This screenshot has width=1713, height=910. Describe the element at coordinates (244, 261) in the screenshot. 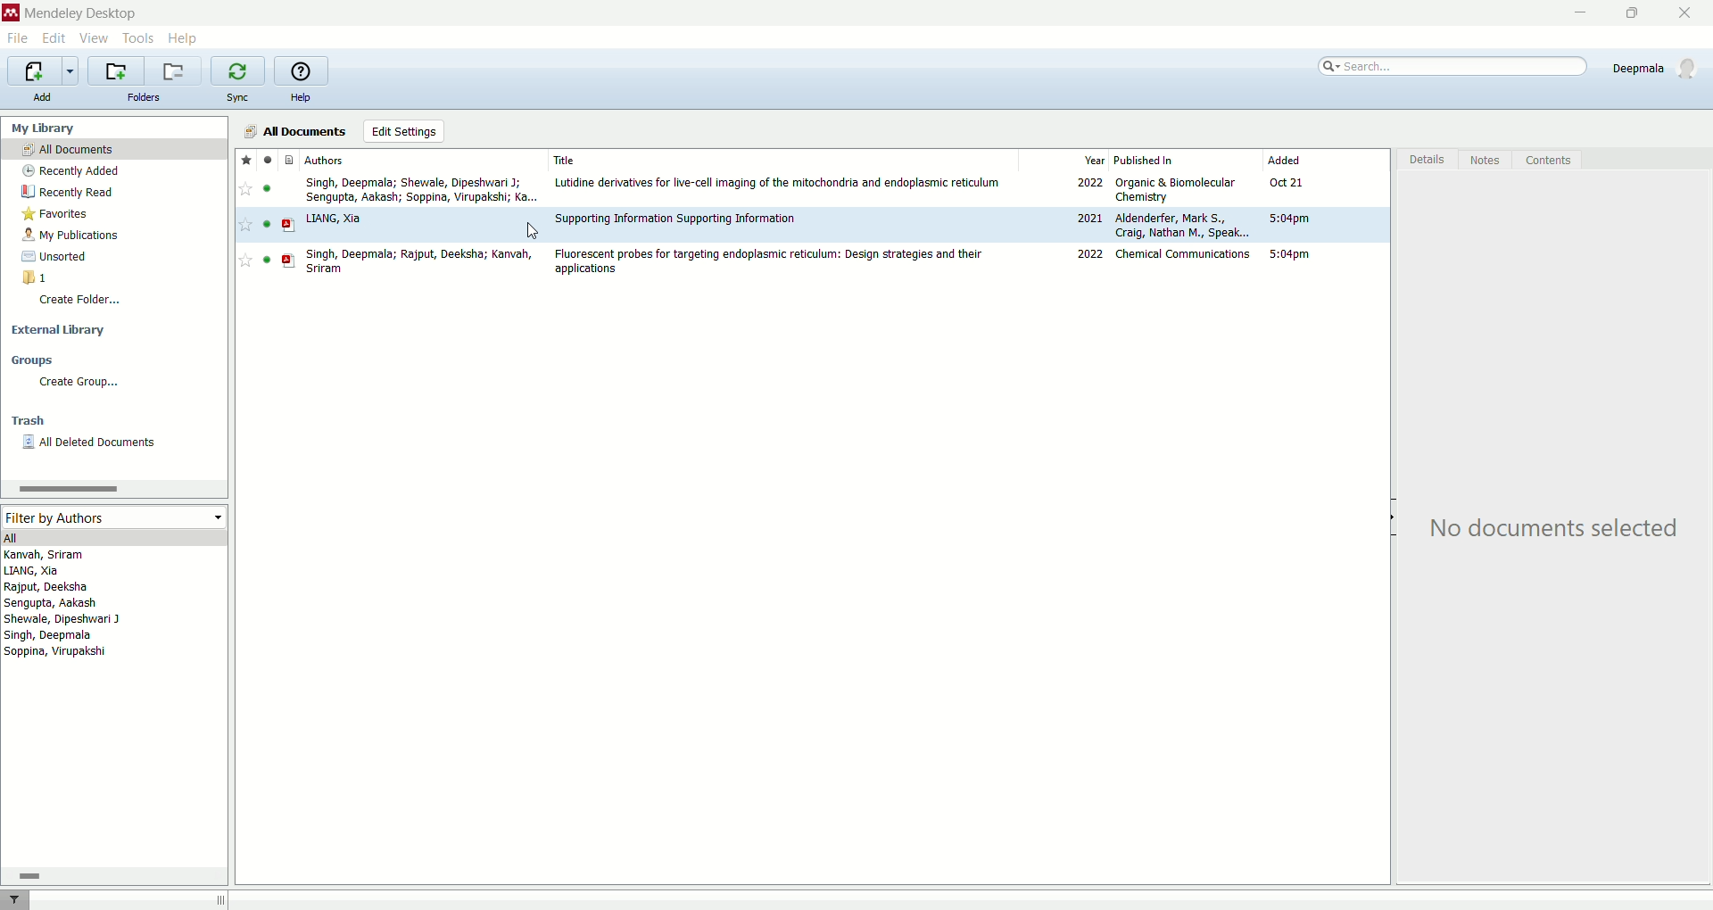

I see `favorite` at that location.